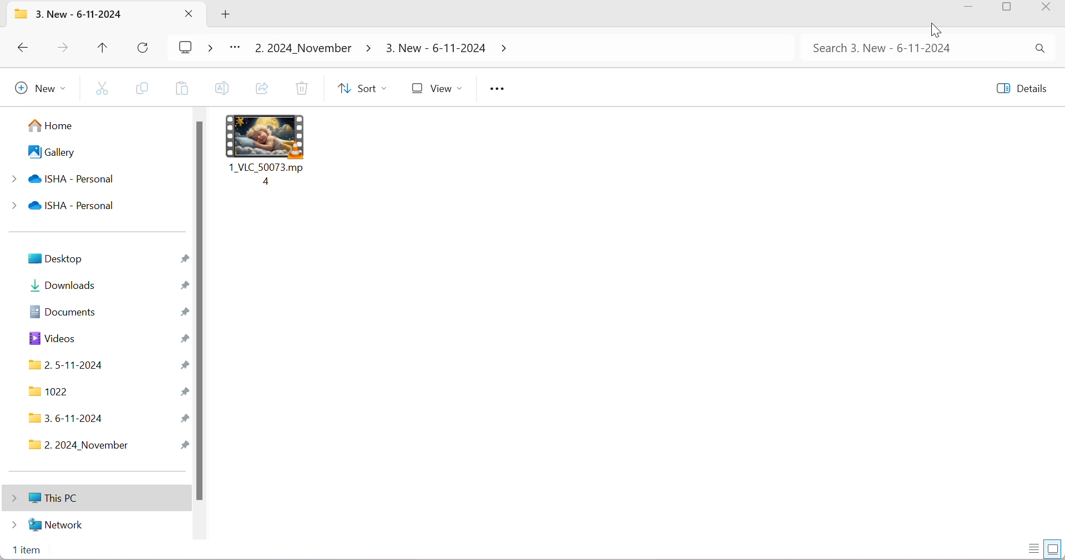  Describe the element at coordinates (69, 365) in the screenshot. I see `2. 2-11-2024` at that location.